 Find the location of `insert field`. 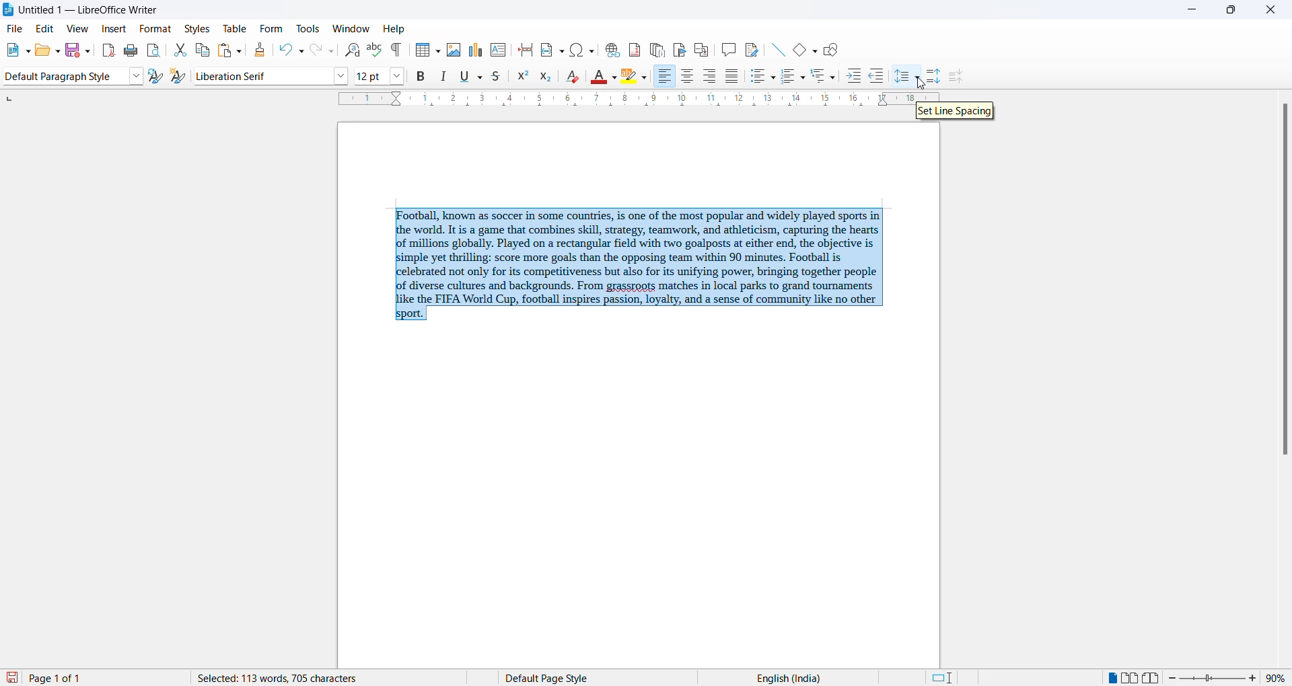

insert field is located at coordinates (550, 50).